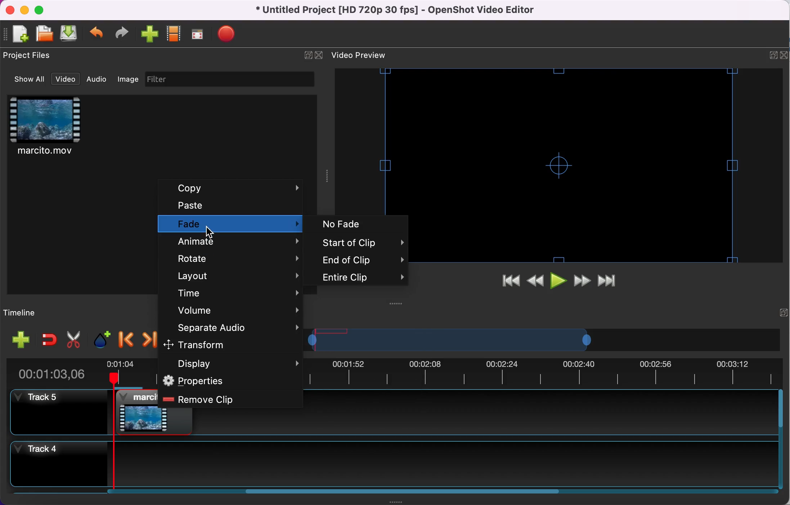  Describe the element at coordinates (232, 364) in the screenshot. I see `display` at that location.